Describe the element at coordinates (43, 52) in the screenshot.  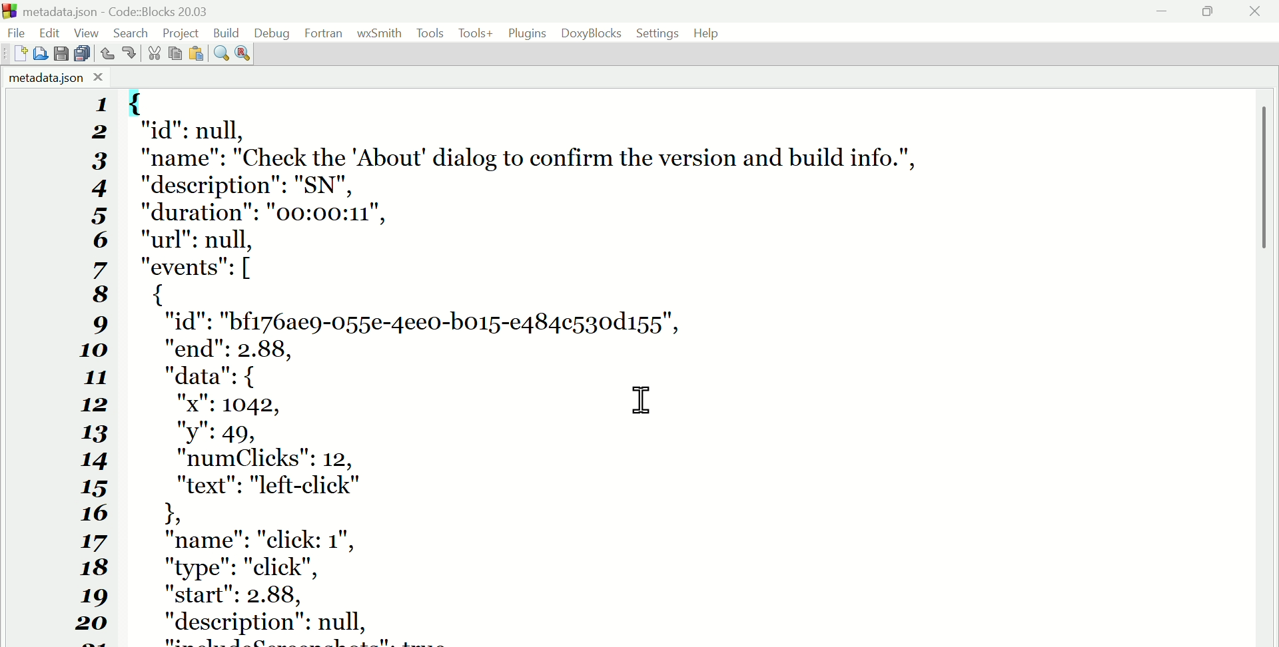
I see `Open` at that location.